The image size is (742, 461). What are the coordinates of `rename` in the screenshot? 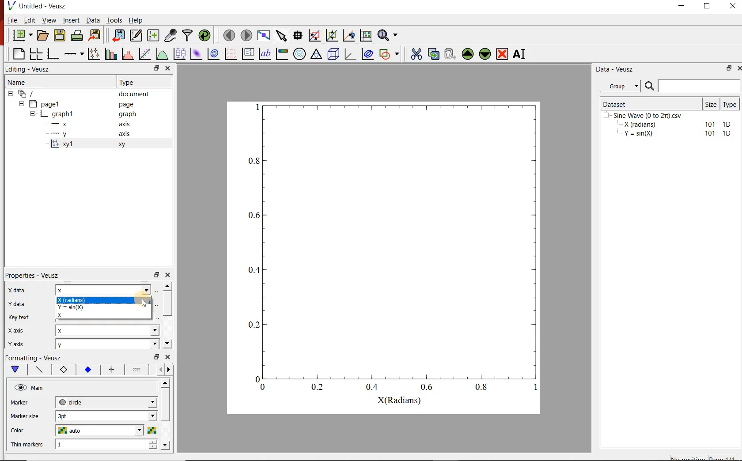 It's located at (521, 55).